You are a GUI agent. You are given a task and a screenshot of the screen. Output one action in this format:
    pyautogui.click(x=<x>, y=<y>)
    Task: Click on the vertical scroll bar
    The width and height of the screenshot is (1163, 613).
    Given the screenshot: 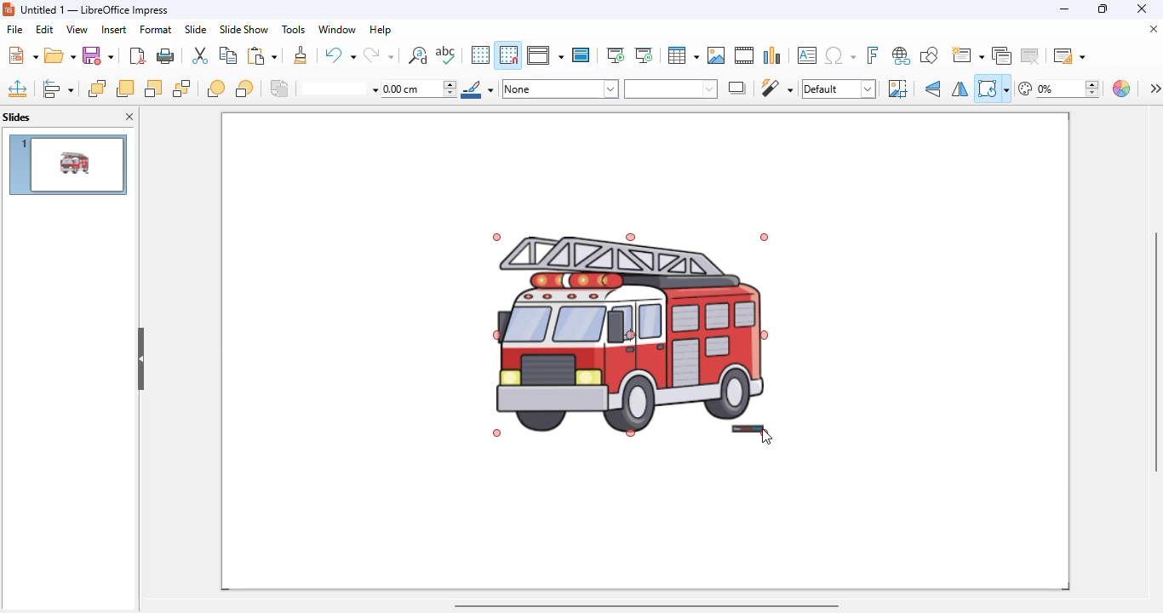 What is the action you would take?
    pyautogui.click(x=1155, y=350)
    